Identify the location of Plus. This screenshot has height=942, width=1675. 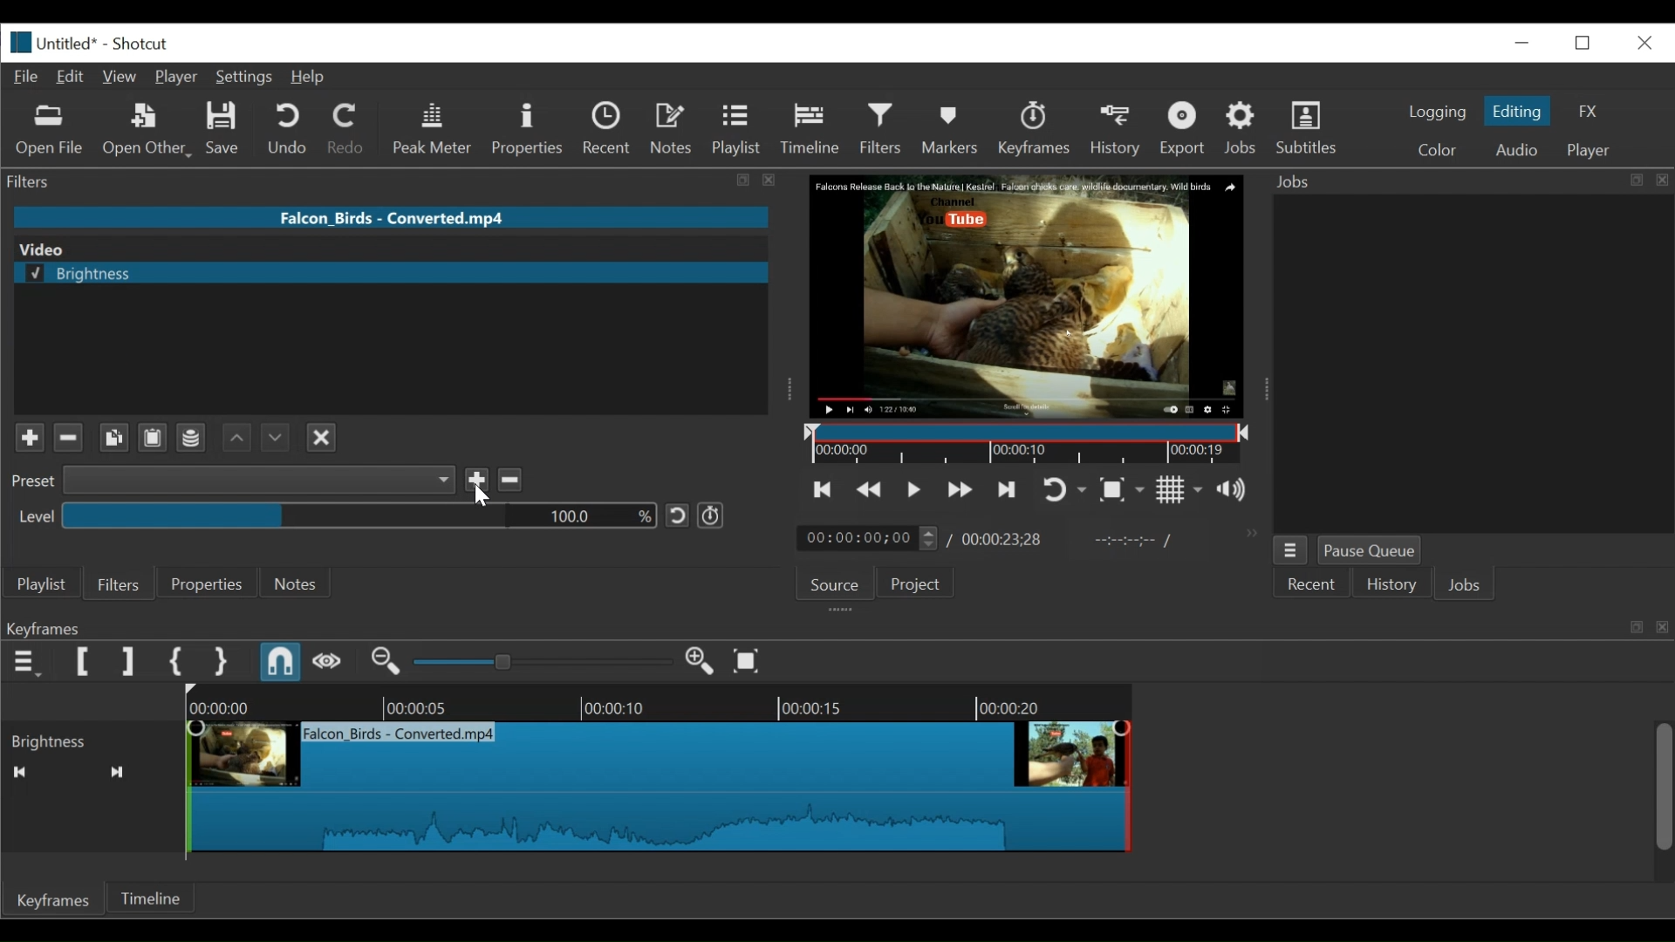
(24, 433).